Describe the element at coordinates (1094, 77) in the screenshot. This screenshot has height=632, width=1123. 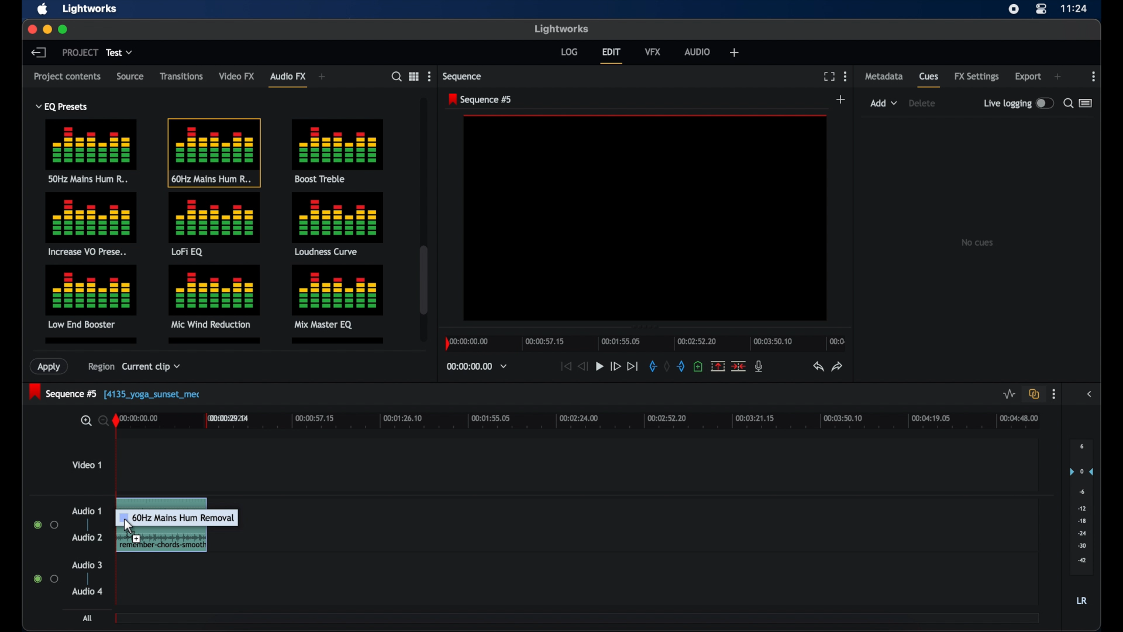
I see `more options` at that location.